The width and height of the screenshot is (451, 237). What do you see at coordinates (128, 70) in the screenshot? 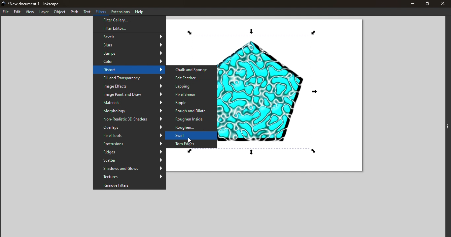
I see `Distort` at bounding box center [128, 70].